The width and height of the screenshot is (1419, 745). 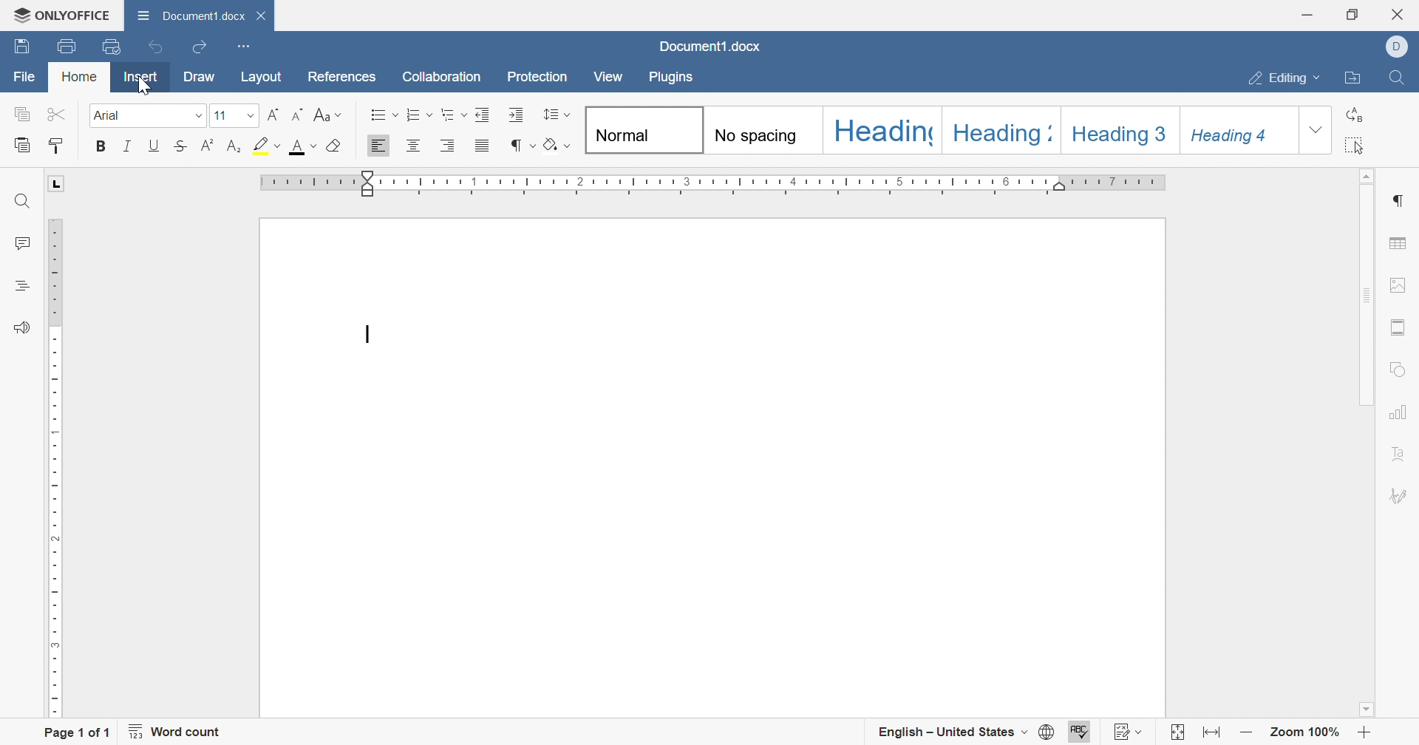 I want to click on Decrement font size, so click(x=299, y=115).